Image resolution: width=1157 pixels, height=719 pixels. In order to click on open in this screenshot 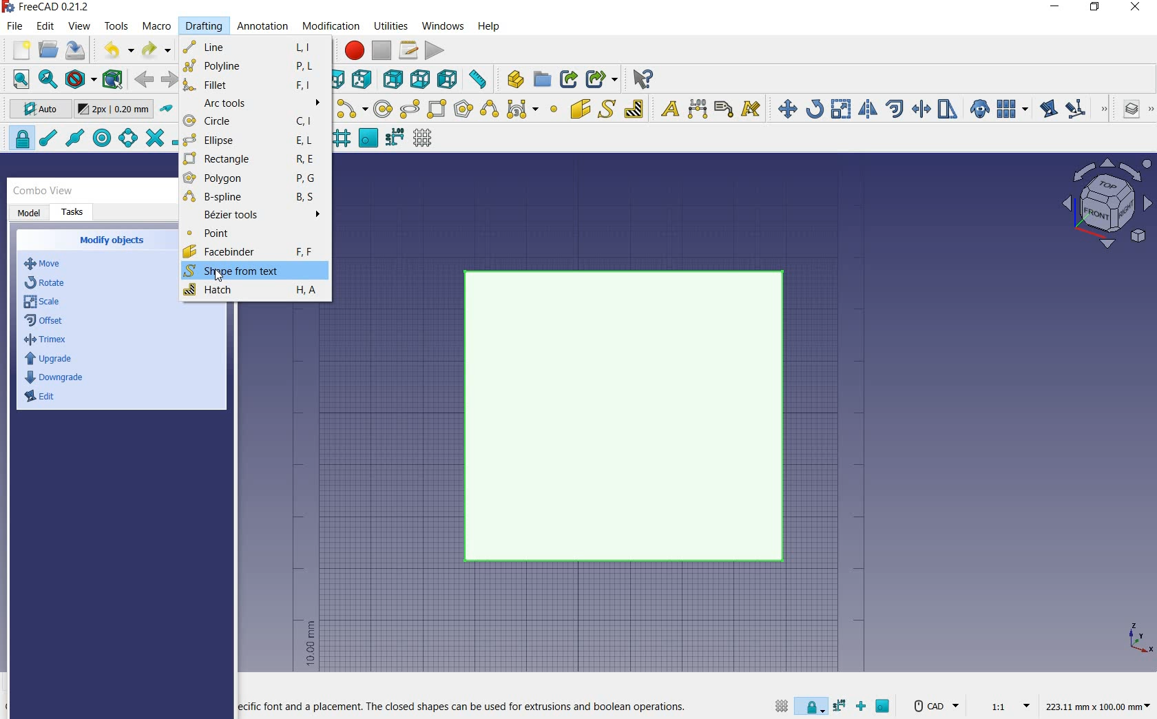, I will do `click(48, 49)`.